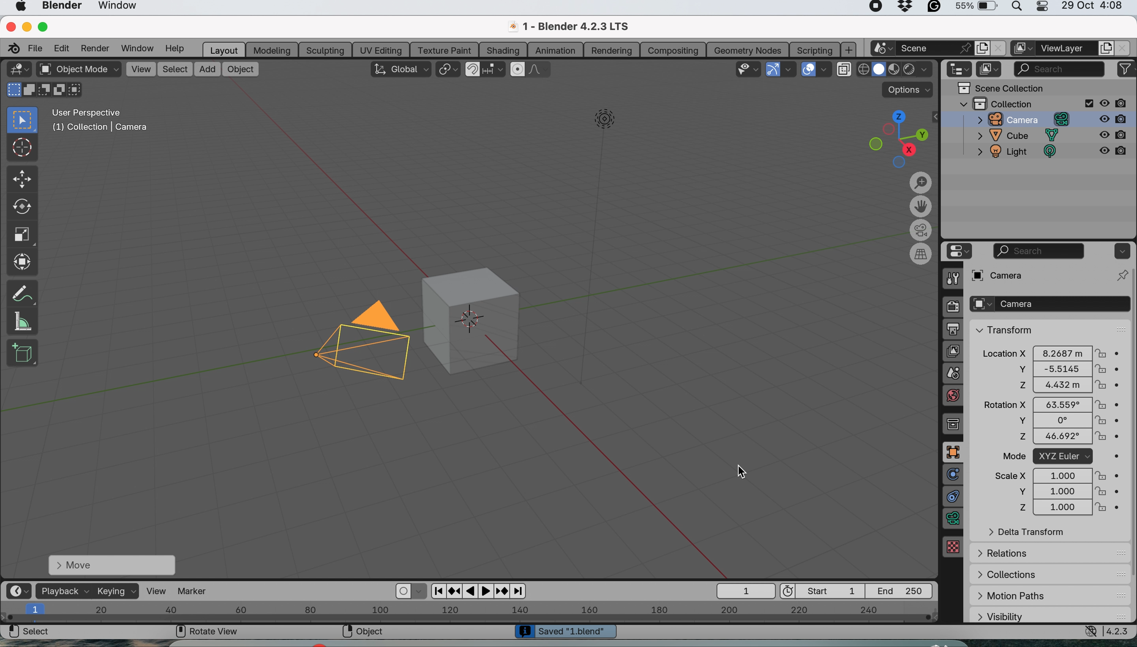  What do you see at coordinates (474, 321) in the screenshot?
I see `object` at bounding box center [474, 321].